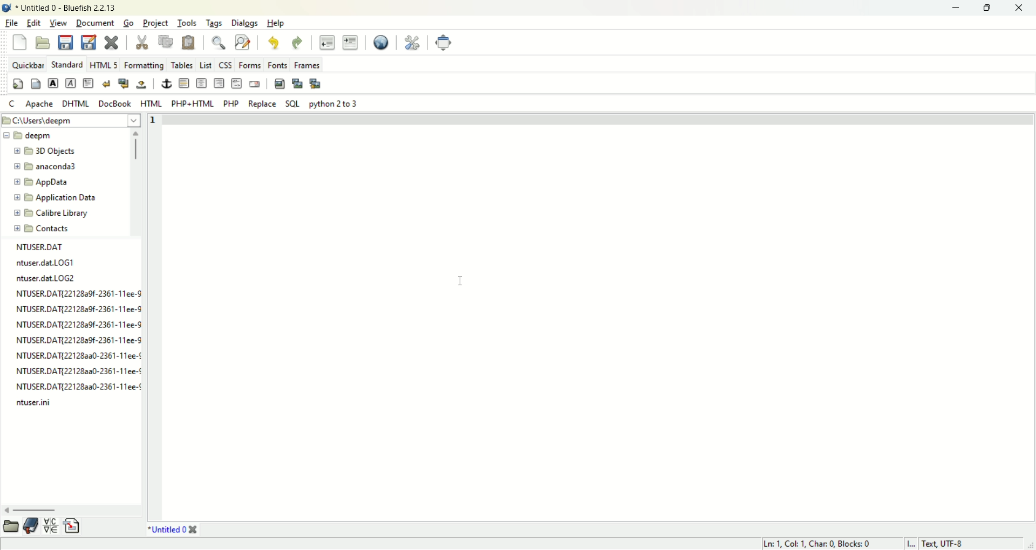  I want to click on email, so click(255, 83).